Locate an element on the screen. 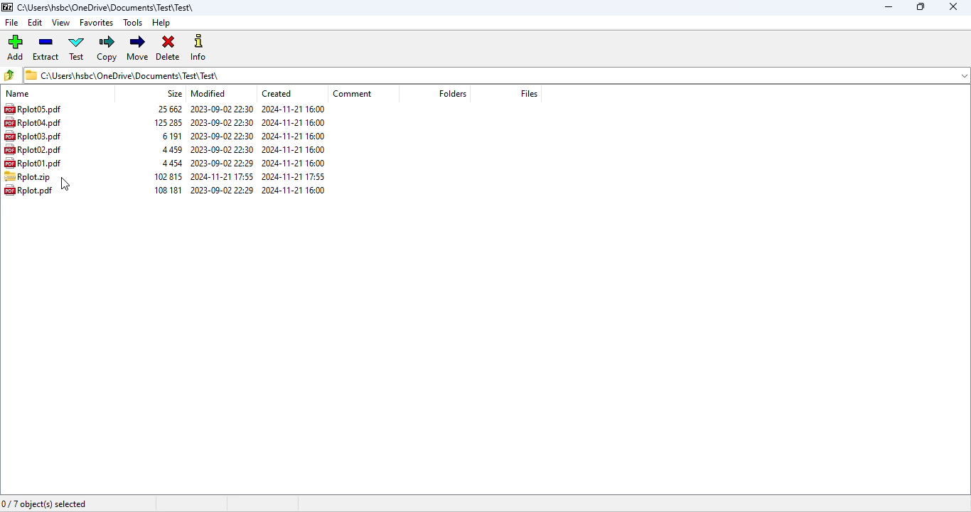 This screenshot has width=971, height=512. 6191 is located at coordinates (171, 136).